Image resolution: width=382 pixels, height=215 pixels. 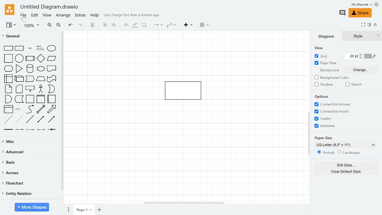 What do you see at coordinates (135, 25) in the screenshot?
I see `Fill line` at bounding box center [135, 25].